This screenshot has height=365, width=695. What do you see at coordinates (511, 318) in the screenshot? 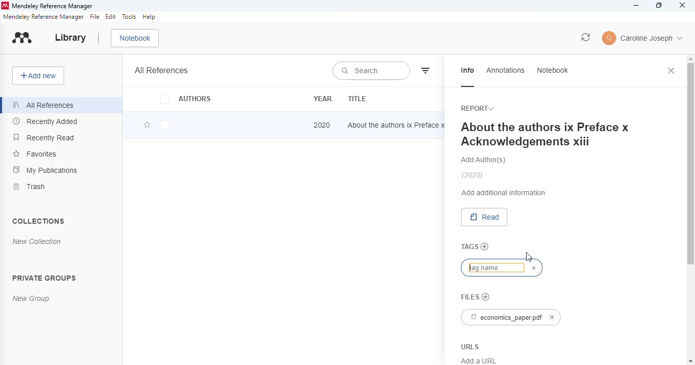
I see `economics_paper.pdf` at bounding box center [511, 318].